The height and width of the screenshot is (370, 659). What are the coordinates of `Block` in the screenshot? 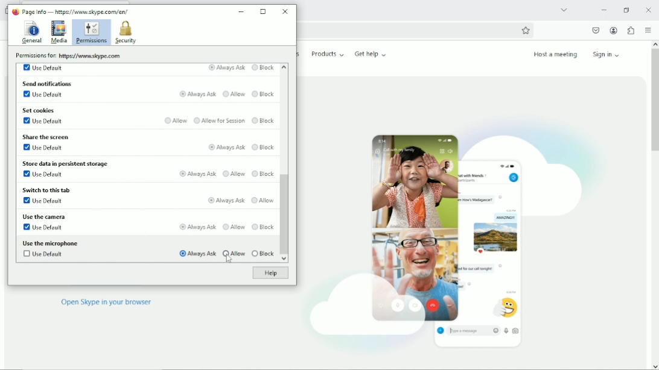 It's located at (264, 172).